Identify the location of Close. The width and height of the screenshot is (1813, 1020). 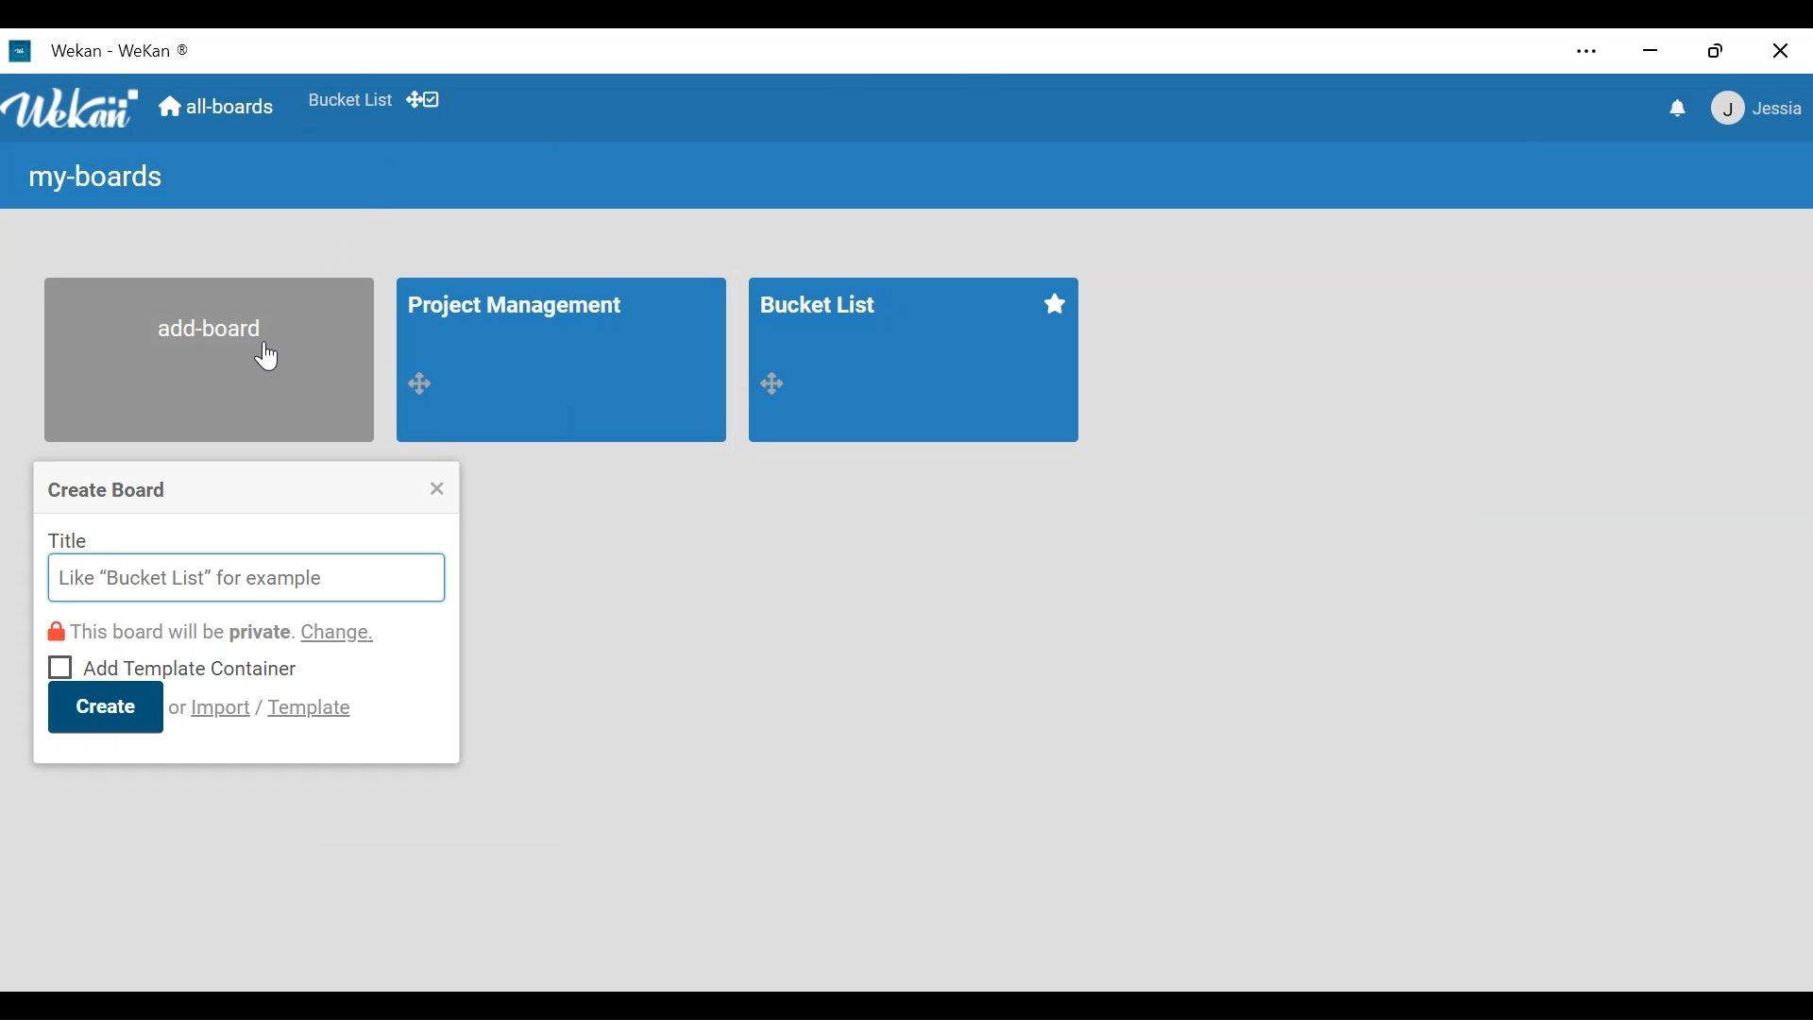
(1780, 50).